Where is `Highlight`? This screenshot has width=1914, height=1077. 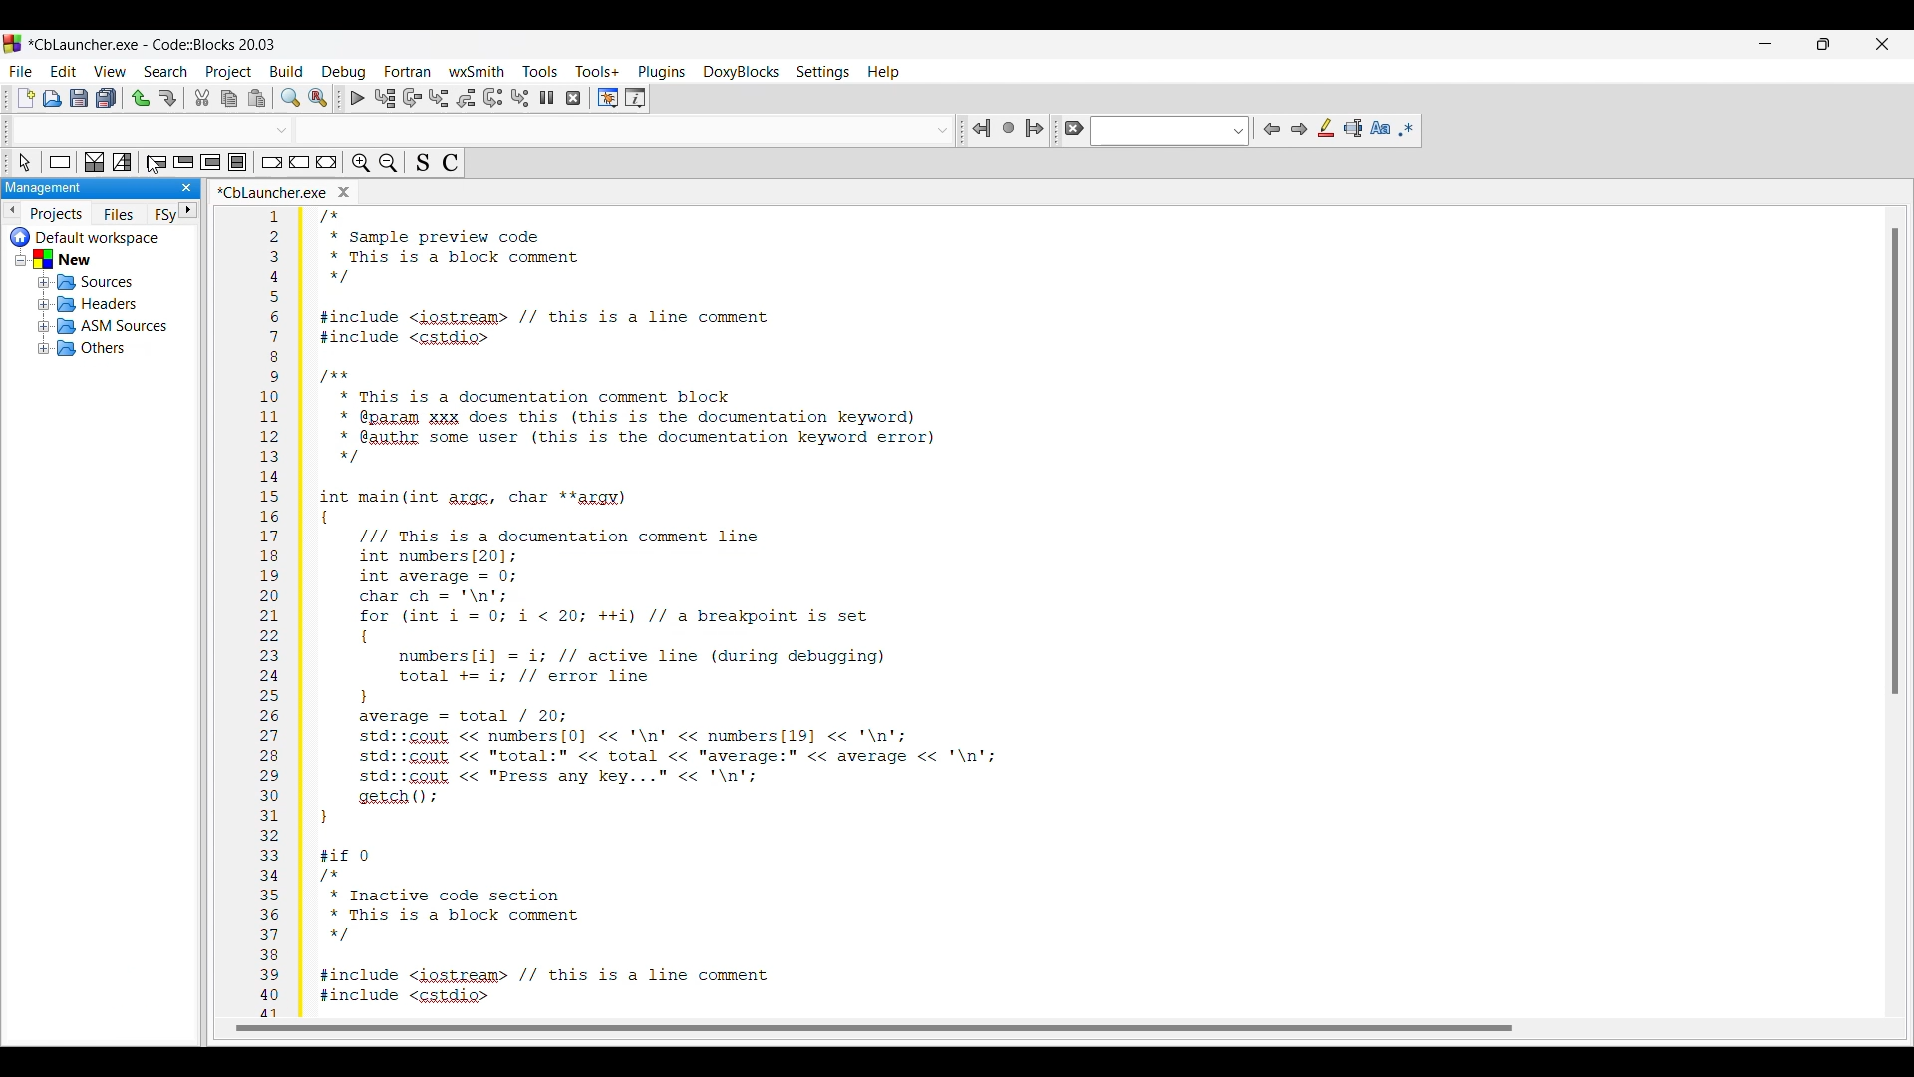
Highlight is located at coordinates (1325, 128).